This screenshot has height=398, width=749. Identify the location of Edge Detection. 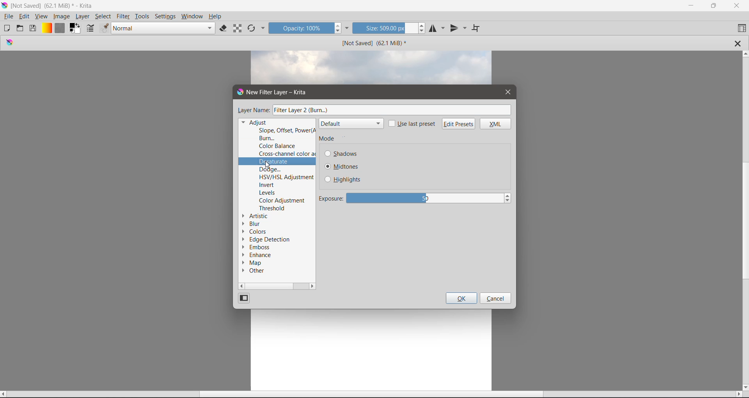
(268, 240).